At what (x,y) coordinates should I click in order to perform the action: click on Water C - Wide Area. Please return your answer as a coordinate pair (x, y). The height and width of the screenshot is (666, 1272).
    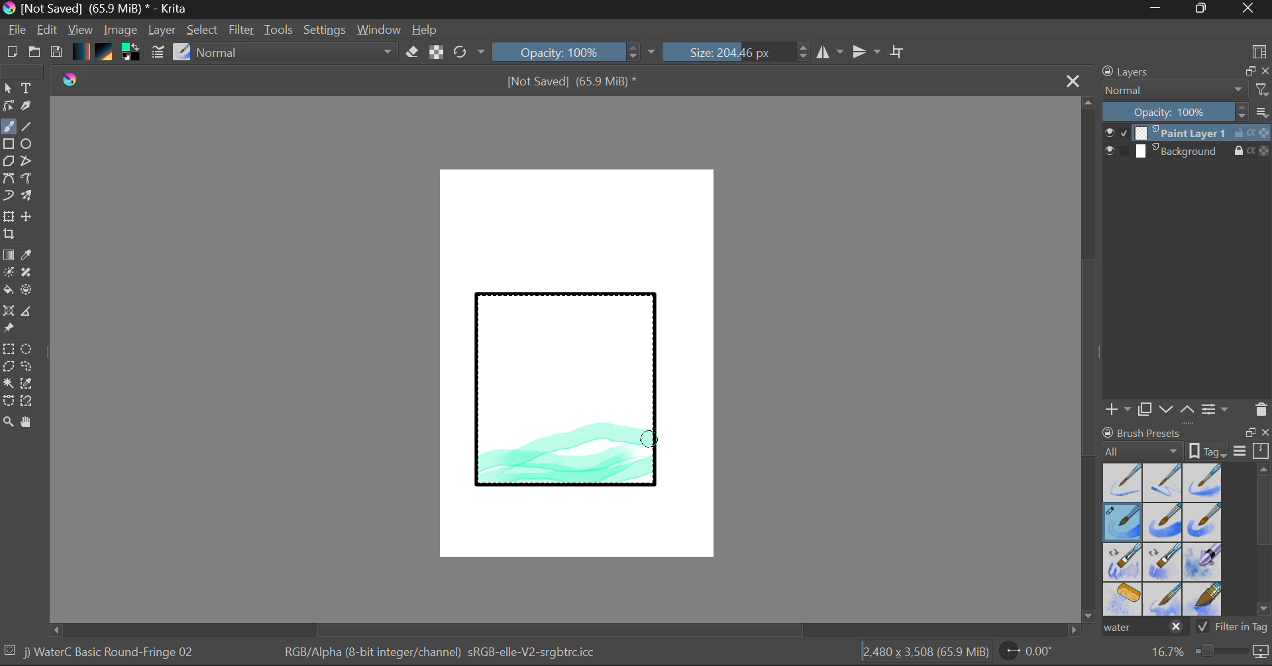
    Looking at the image, I should click on (1204, 600).